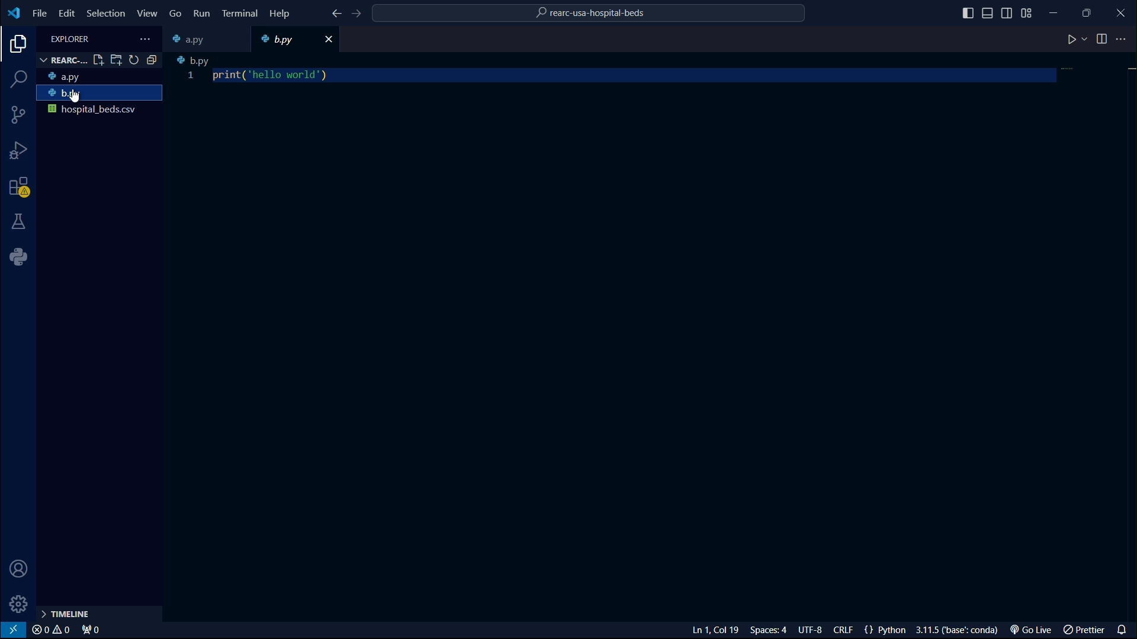 This screenshot has height=639, width=1137. What do you see at coordinates (717, 630) in the screenshot?
I see `Ln 1, Col 22` at bounding box center [717, 630].